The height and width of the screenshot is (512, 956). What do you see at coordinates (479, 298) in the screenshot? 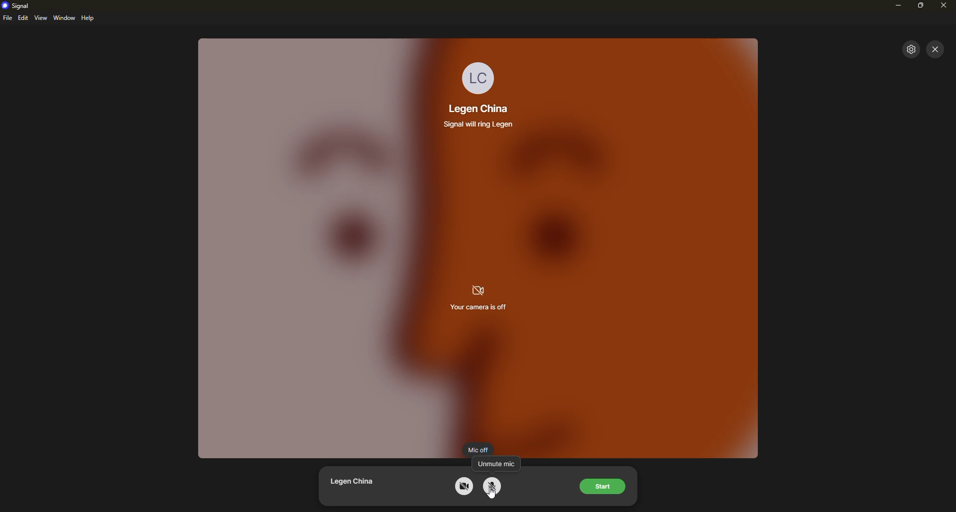
I see `camera is off` at bounding box center [479, 298].